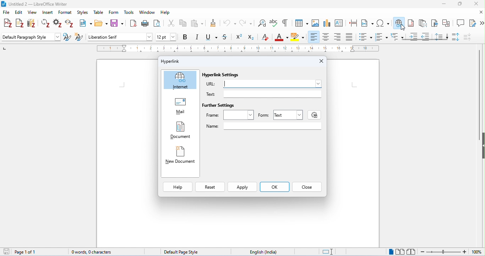 Image resolution: width=485 pixels, height=256 pixels. Describe the element at coordinates (276, 186) in the screenshot. I see `ok` at that location.